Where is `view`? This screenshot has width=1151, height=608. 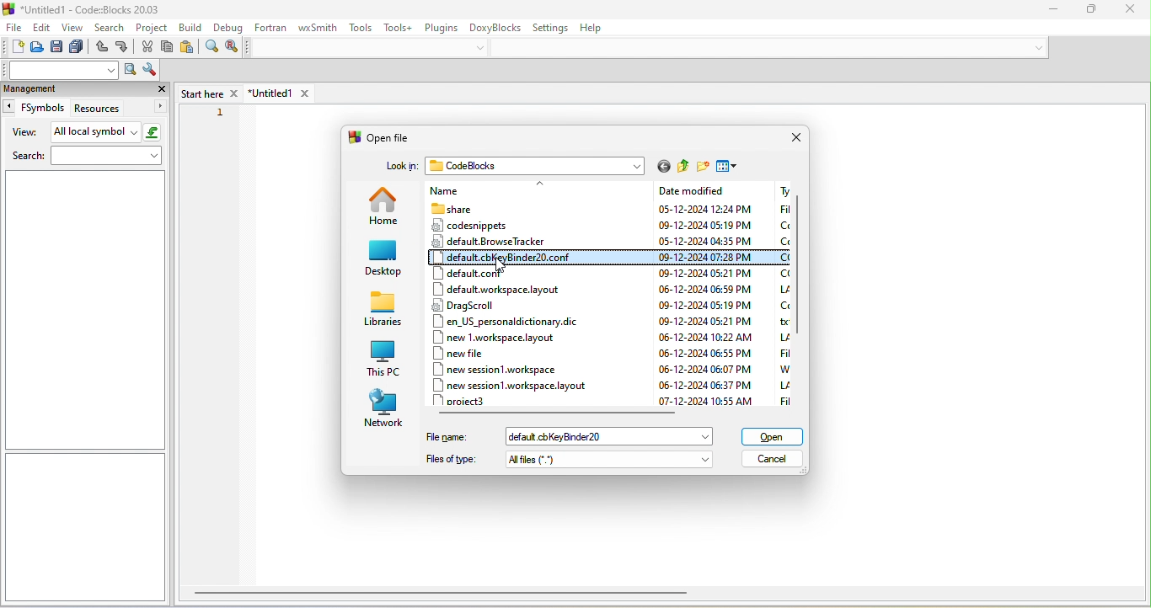 view is located at coordinates (72, 26).